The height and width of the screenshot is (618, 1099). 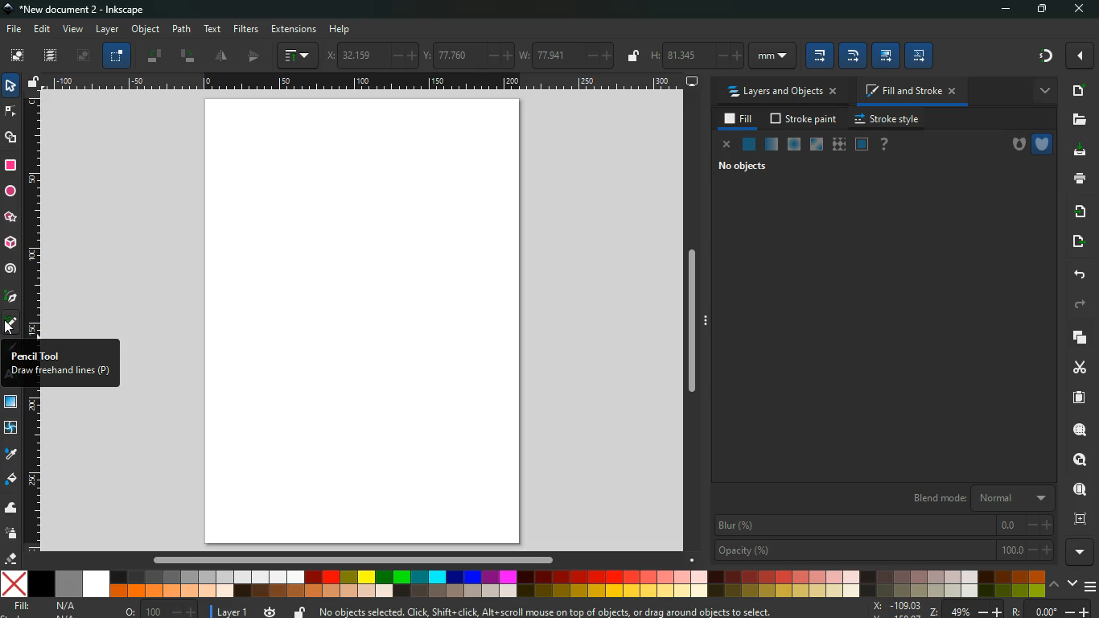 What do you see at coordinates (1080, 238) in the screenshot?
I see `send` at bounding box center [1080, 238].